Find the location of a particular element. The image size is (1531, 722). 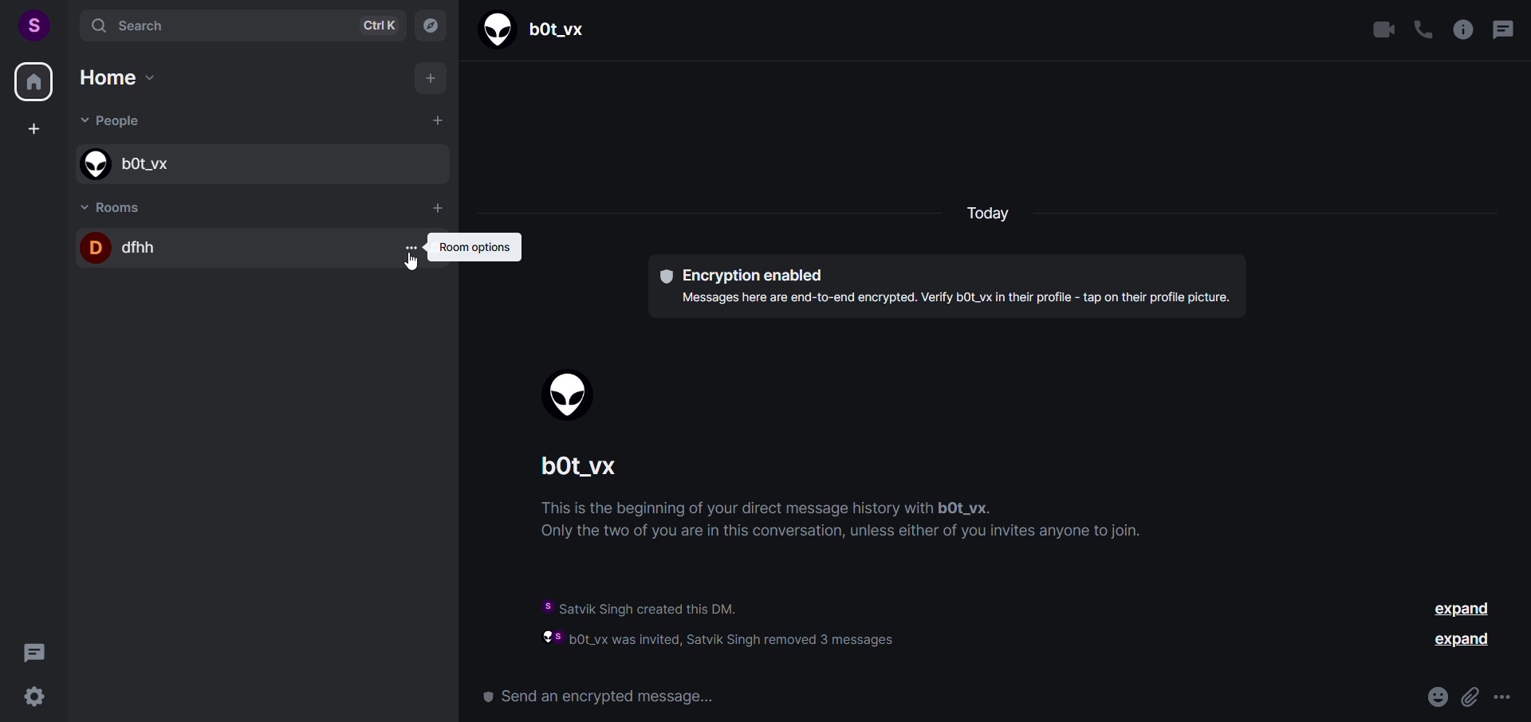

people name is located at coordinates (257, 164).